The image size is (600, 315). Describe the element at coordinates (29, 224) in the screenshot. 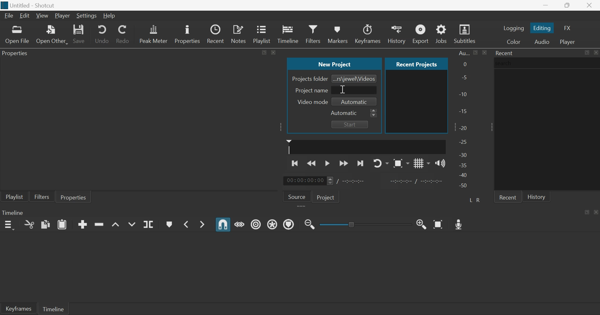

I see `Cut` at that location.